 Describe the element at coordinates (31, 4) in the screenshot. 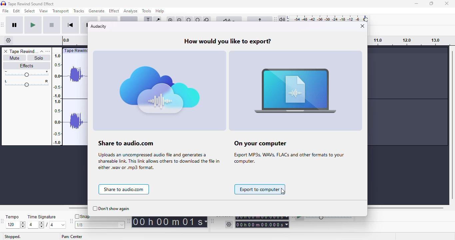

I see `title` at that location.